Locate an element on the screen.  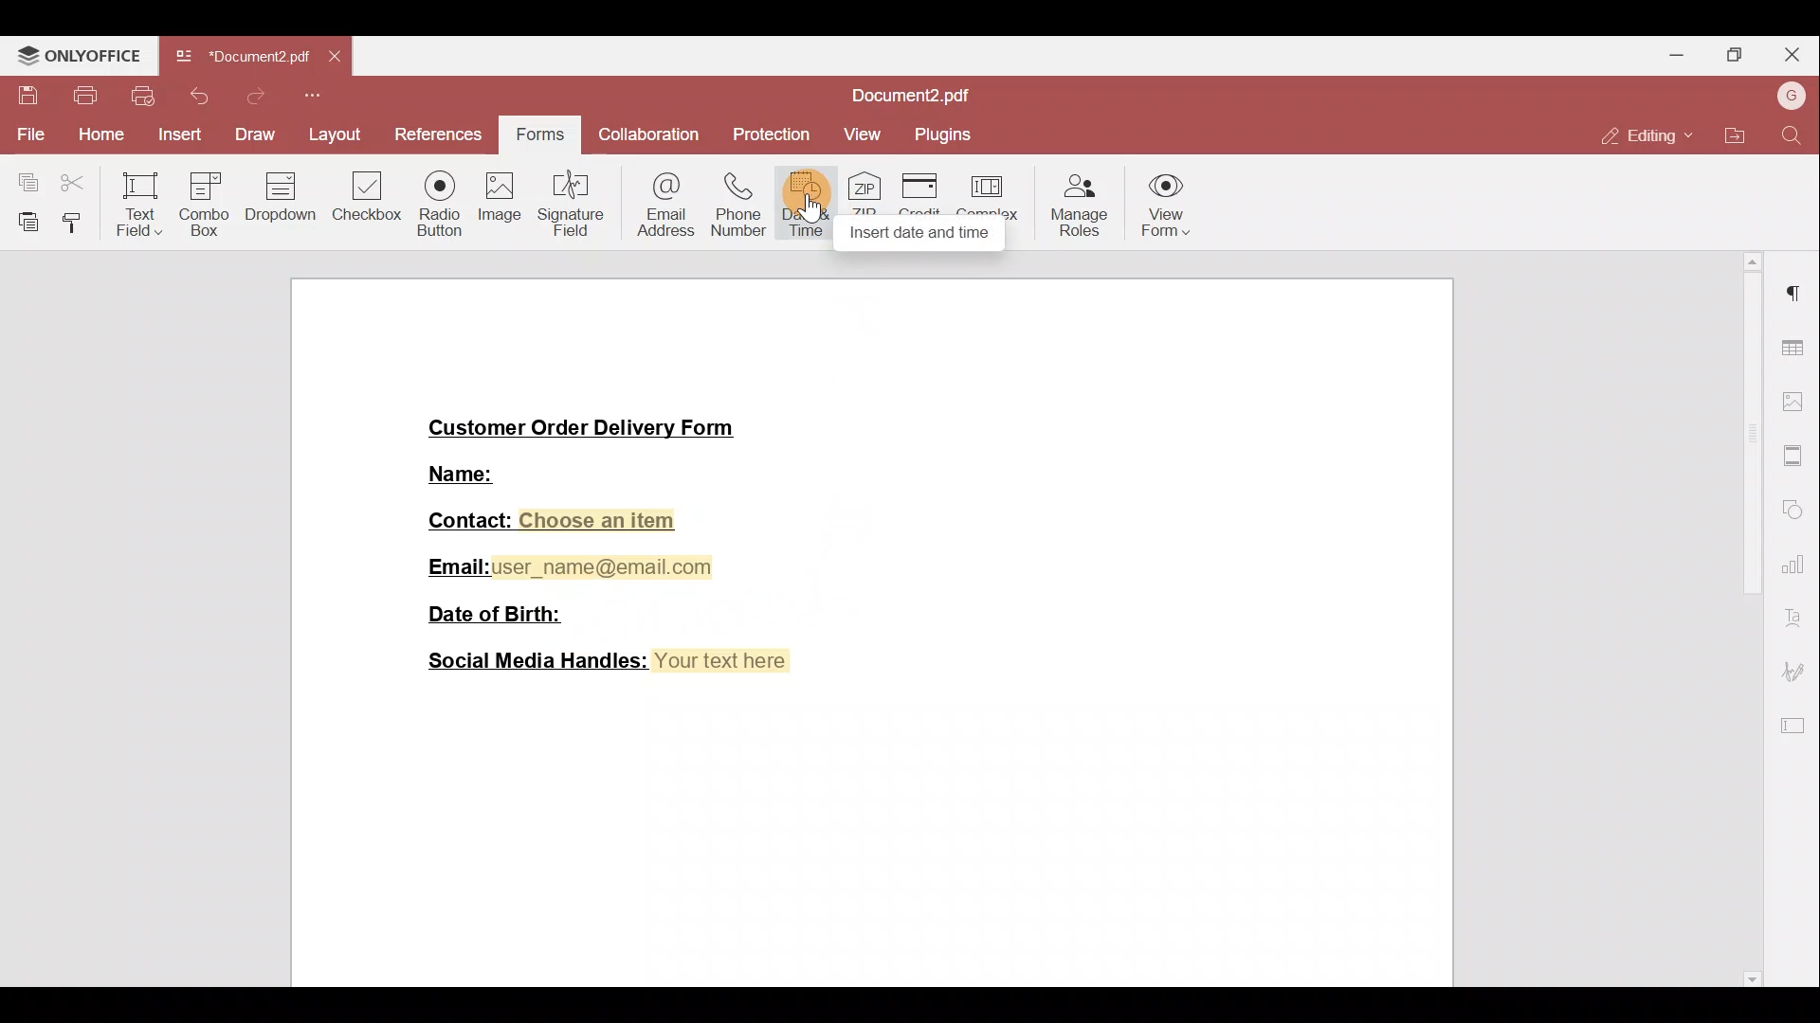
Table settings is located at coordinates (1797, 349).